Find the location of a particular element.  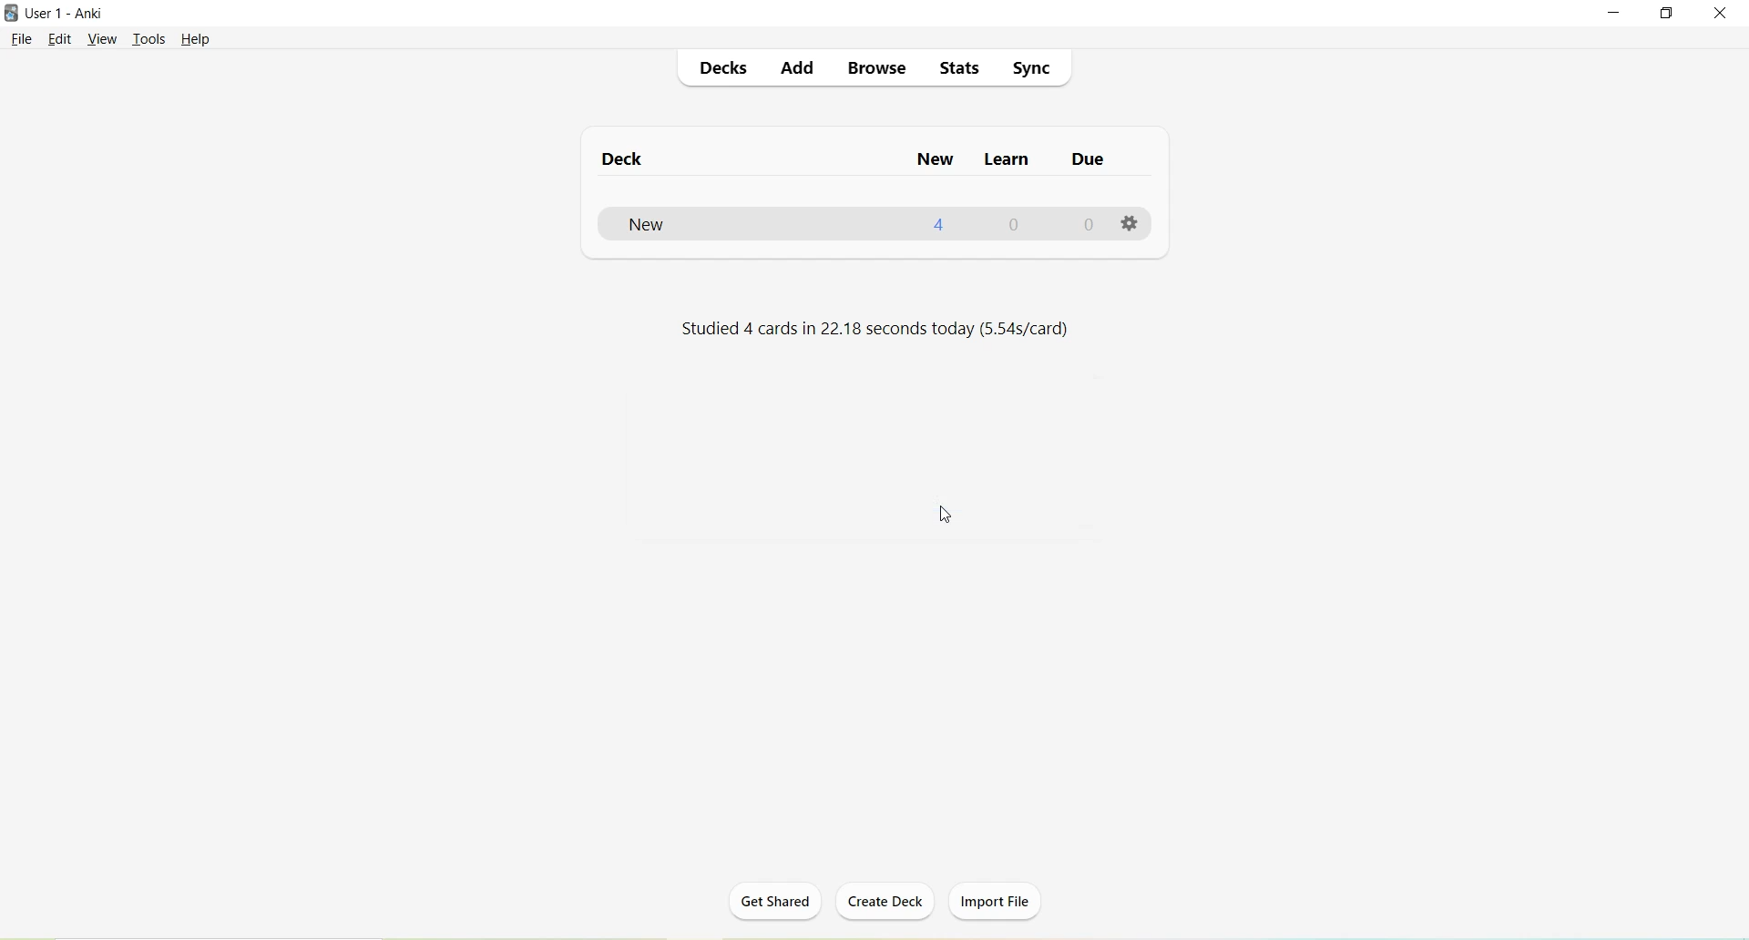

New is located at coordinates (935, 161).